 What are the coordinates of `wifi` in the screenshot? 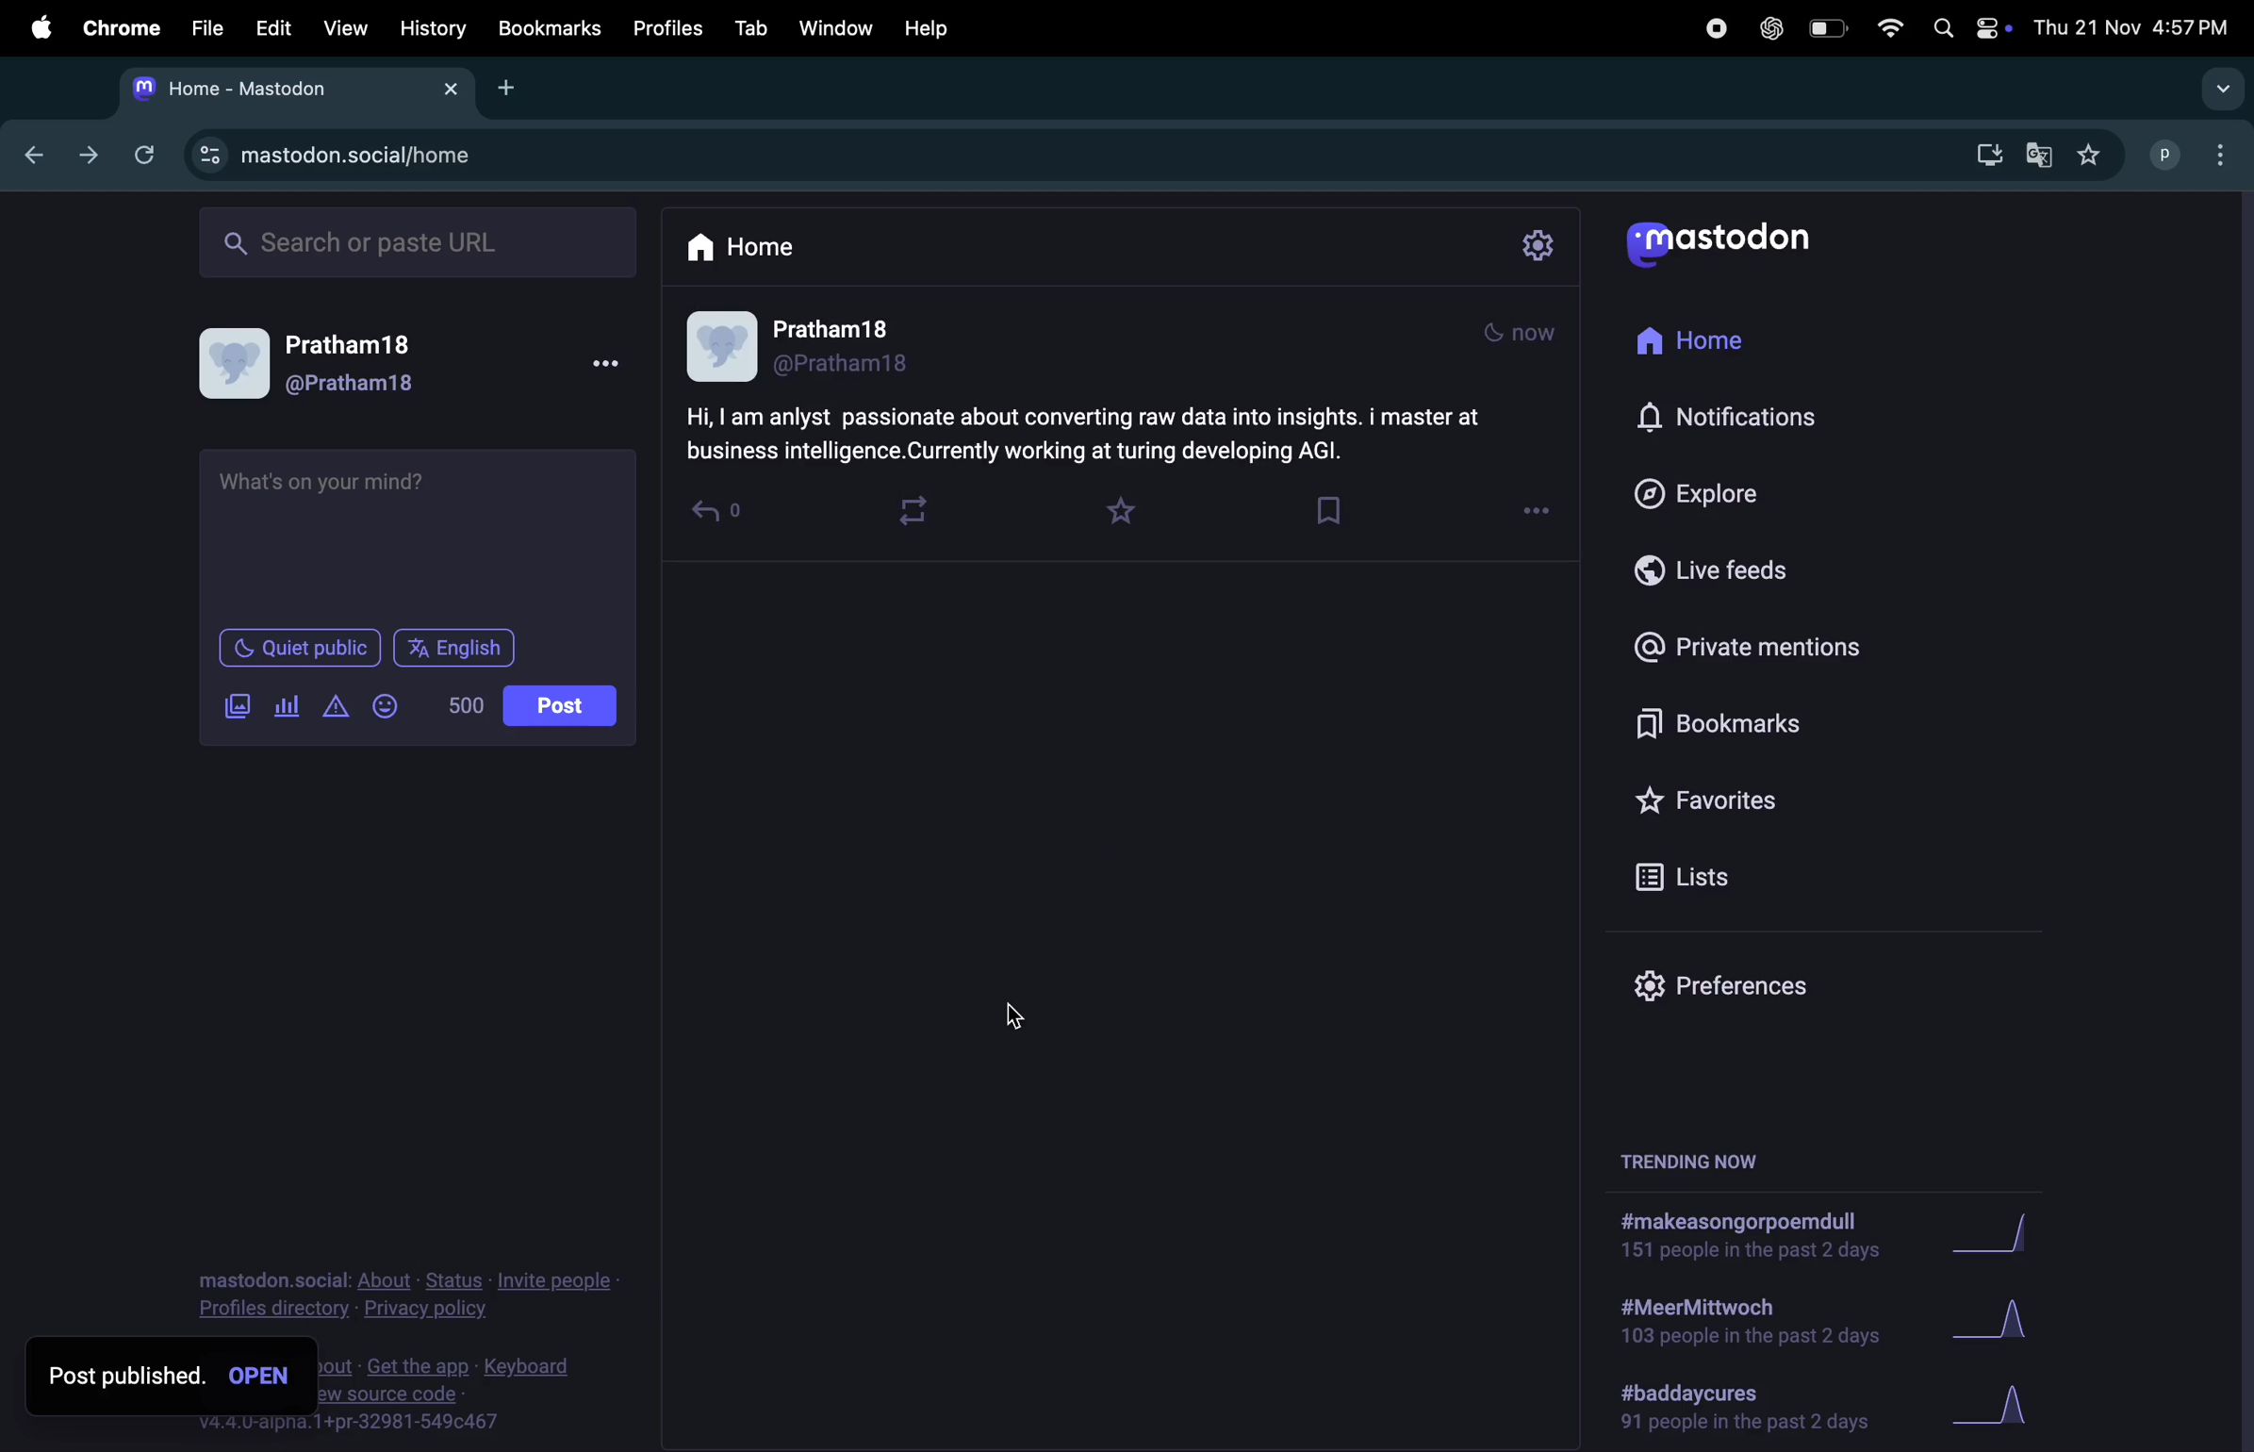 It's located at (1885, 31).